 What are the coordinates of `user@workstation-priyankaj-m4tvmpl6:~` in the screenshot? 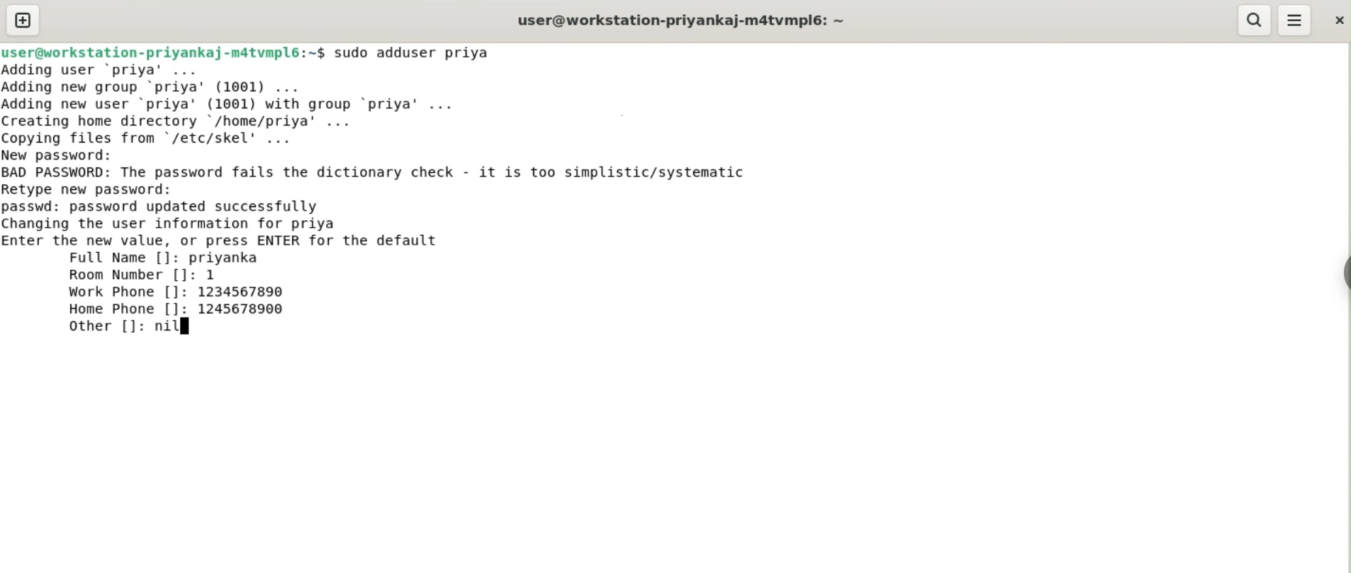 It's located at (678, 20).